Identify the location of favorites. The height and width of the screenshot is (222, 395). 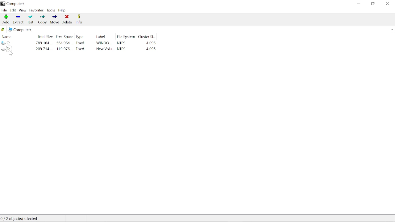
(37, 10).